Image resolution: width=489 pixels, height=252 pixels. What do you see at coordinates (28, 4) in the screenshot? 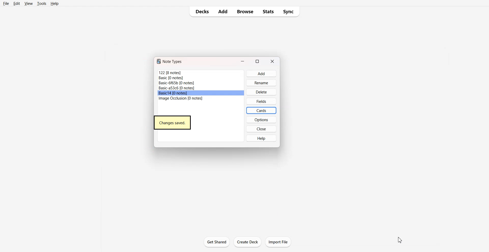
I see `View` at bounding box center [28, 4].